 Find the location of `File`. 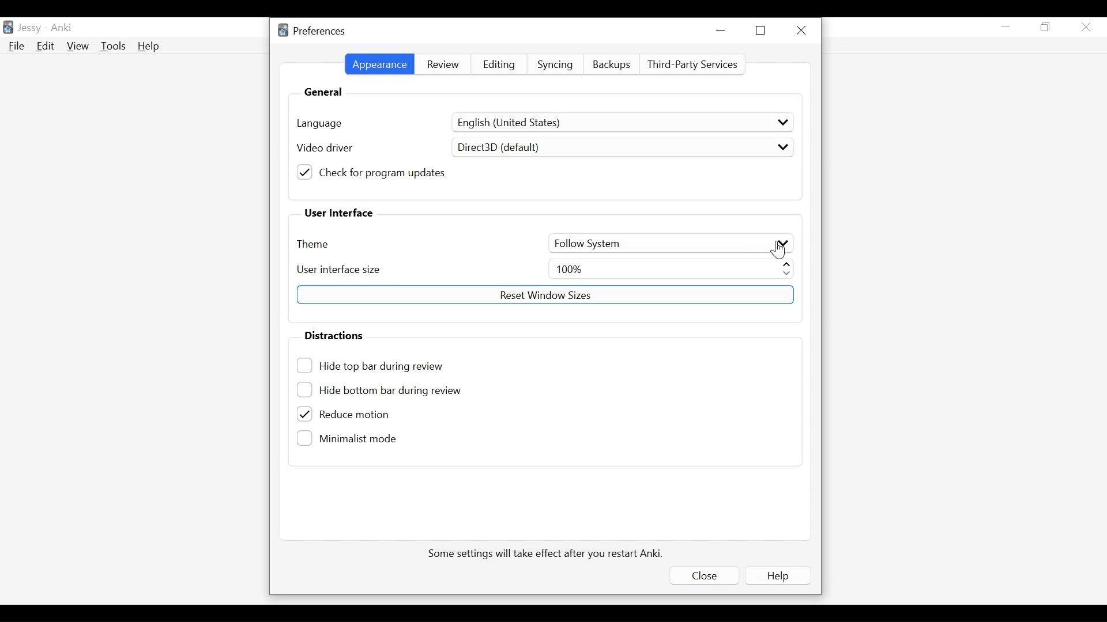

File is located at coordinates (17, 45).